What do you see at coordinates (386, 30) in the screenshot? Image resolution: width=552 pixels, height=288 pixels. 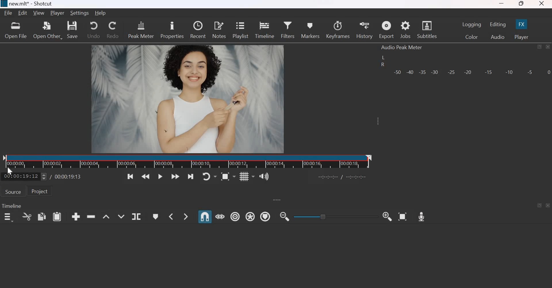 I see `Export` at bounding box center [386, 30].